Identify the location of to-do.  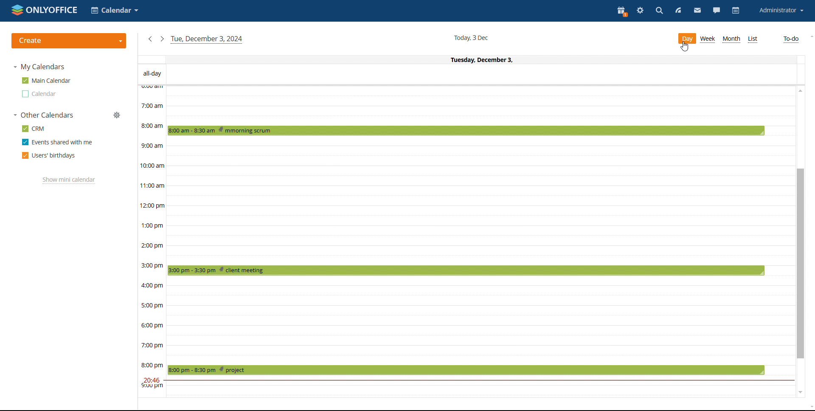
(791, 39).